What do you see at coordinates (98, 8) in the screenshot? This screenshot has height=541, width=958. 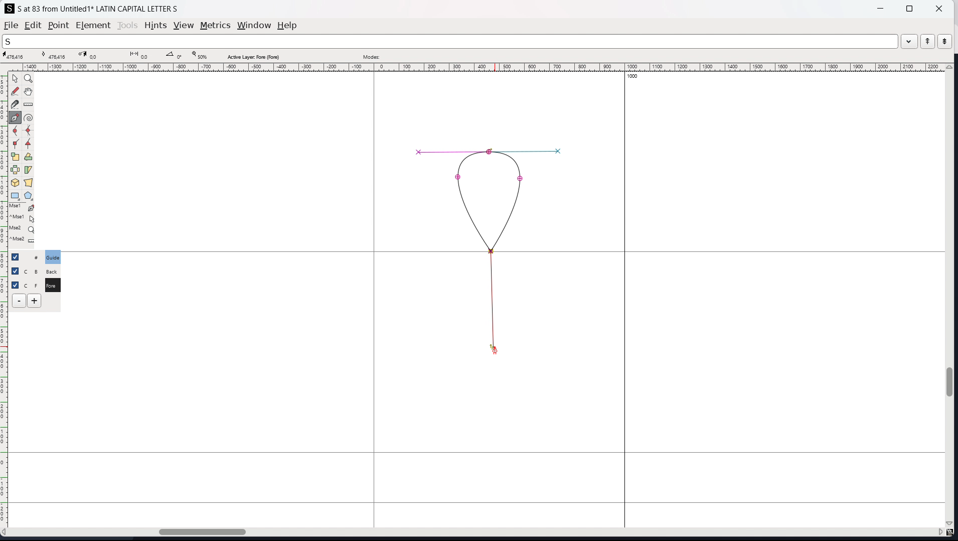 I see `S at 83 from Untitled 1 LATIN CAPITAL LETTER S` at bounding box center [98, 8].